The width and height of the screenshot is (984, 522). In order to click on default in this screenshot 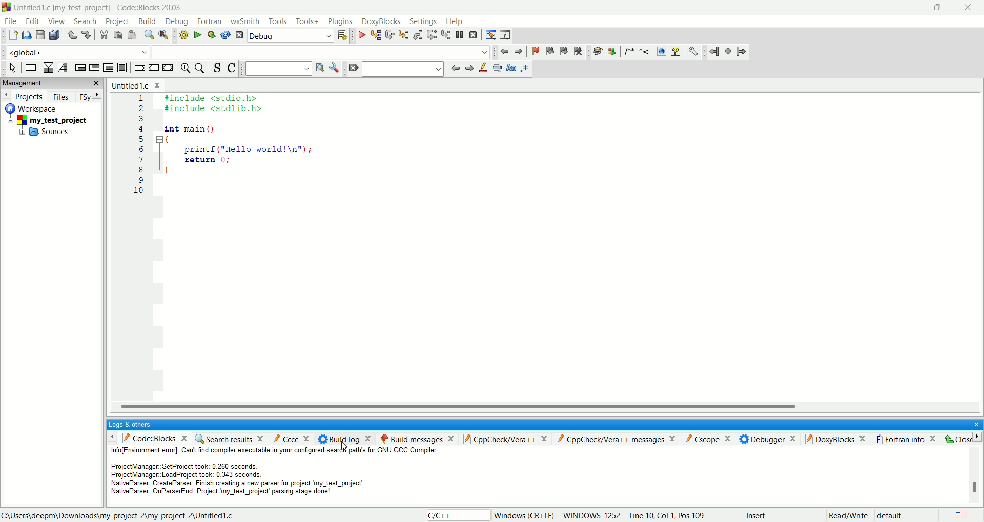, I will do `click(891, 516)`.